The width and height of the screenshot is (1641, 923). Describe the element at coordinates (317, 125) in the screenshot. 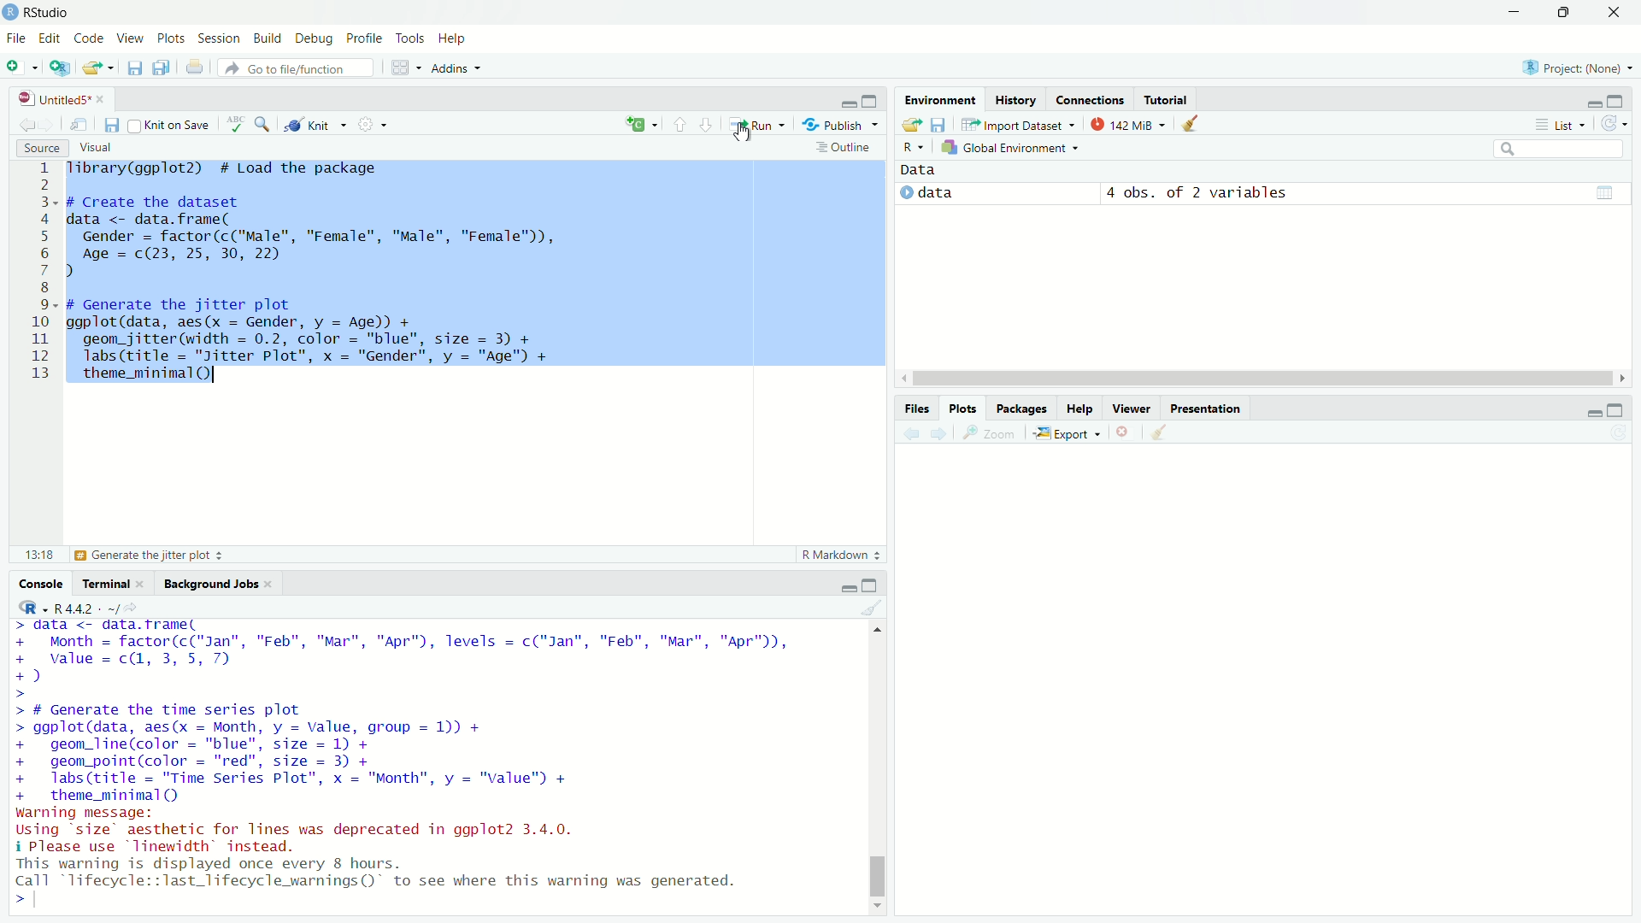

I see `knit` at that location.